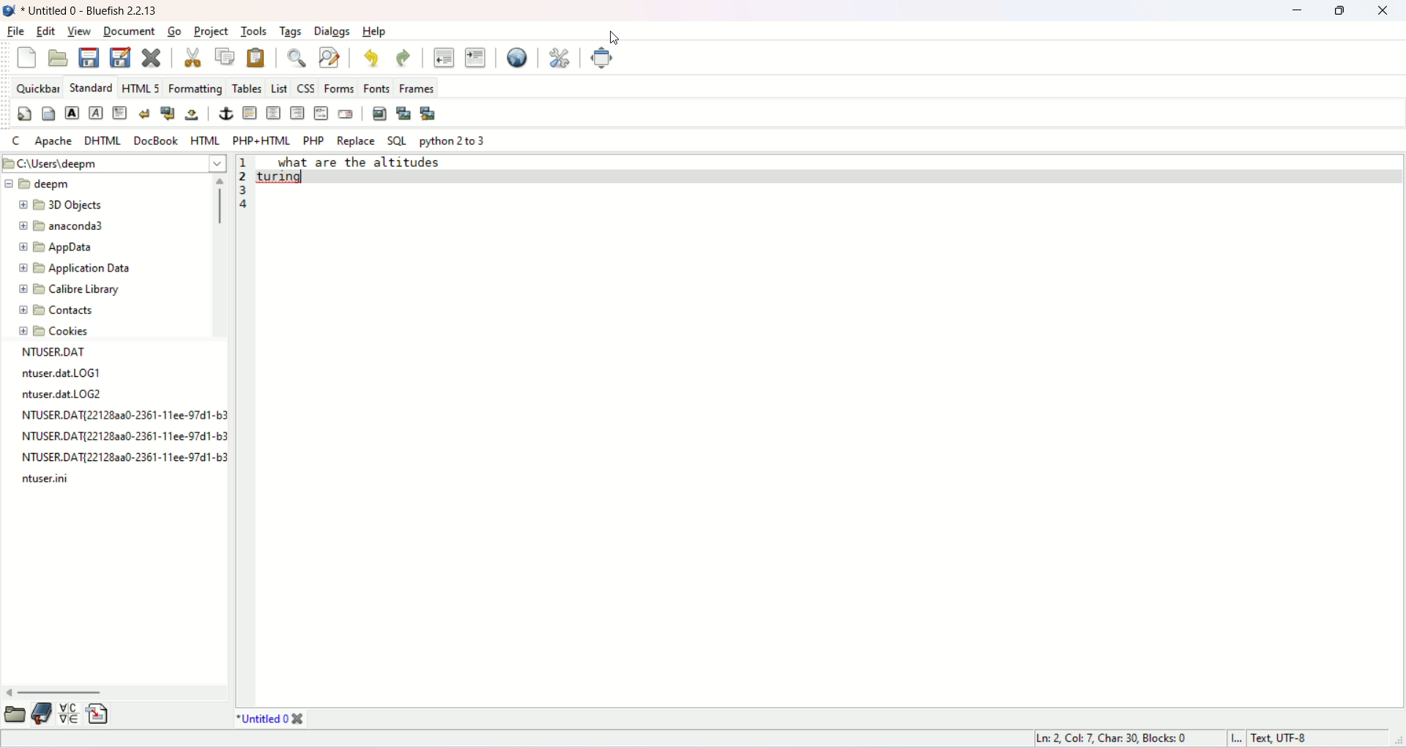  Describe the element at coordinates (253, 56) in the screenshot. I see `paste` at that location.